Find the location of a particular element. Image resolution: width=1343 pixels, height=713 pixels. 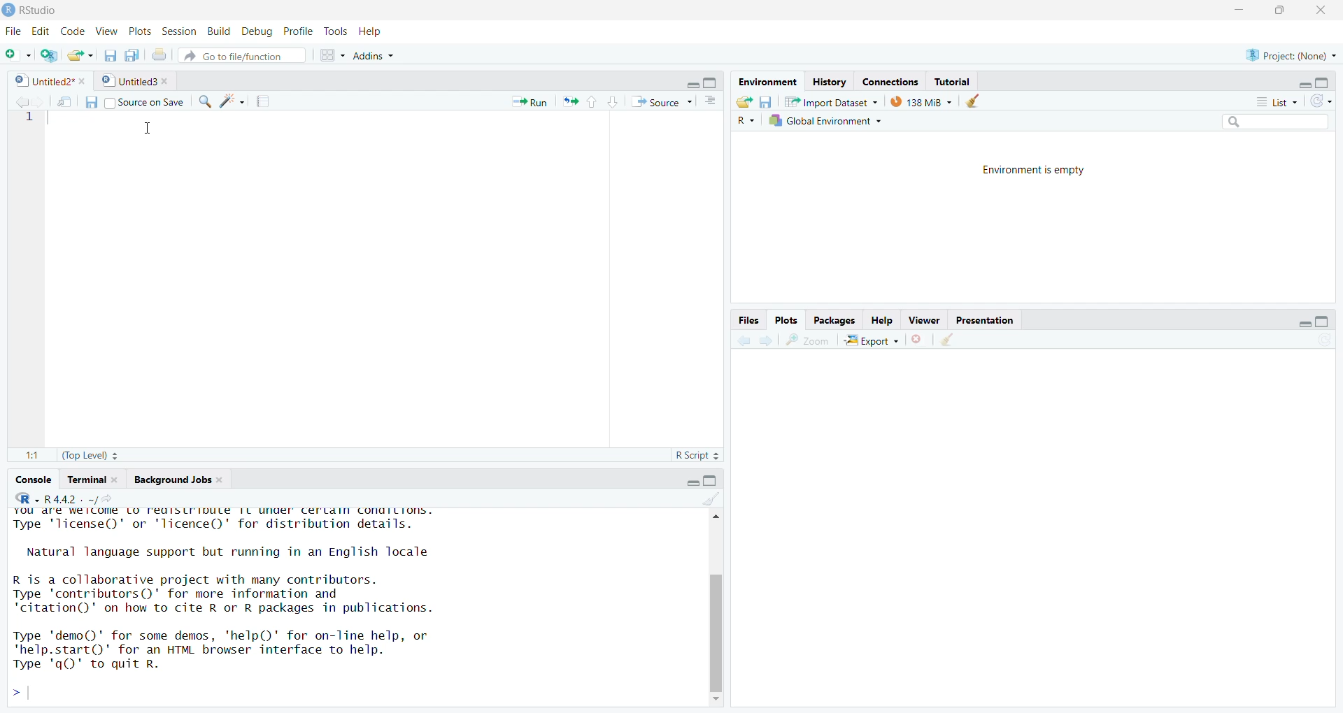

+ Source ~ is located at coordinates (660, 102).